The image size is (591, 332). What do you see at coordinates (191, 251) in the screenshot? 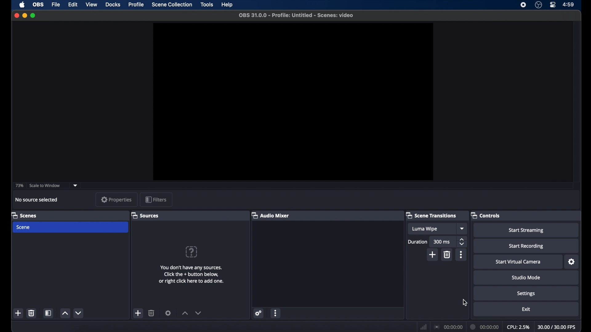
I see `question mark` at bounding box center [191, 251].